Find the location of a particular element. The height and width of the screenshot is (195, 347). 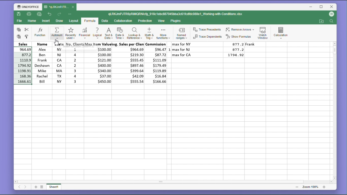

customize quick access toolbar is located at coordinates (72, 14).